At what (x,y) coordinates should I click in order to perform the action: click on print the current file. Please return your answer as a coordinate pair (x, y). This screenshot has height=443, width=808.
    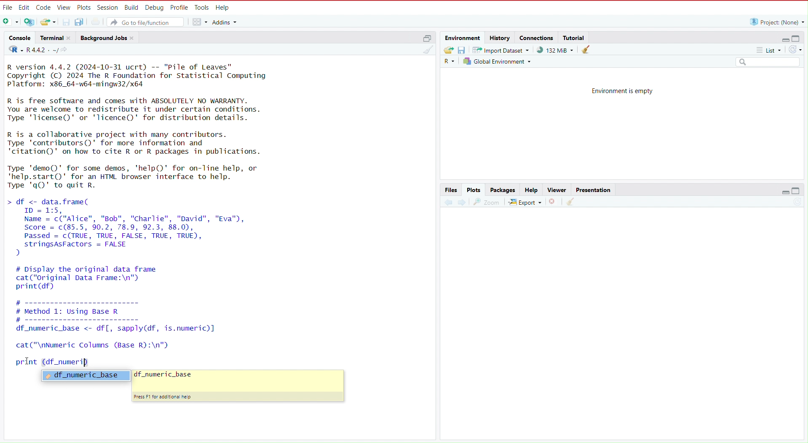
    Looking at the image, I should click on (95, 22).